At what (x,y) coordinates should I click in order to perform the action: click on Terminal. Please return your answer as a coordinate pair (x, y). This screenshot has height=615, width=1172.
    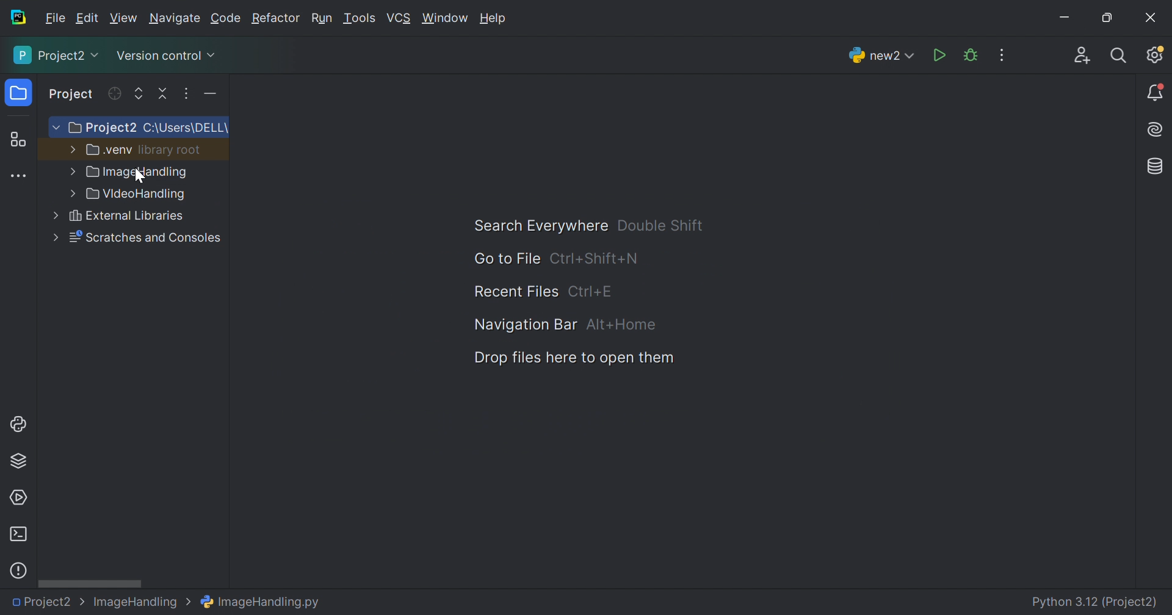
    Looking at the image, I should click on (18, 534).